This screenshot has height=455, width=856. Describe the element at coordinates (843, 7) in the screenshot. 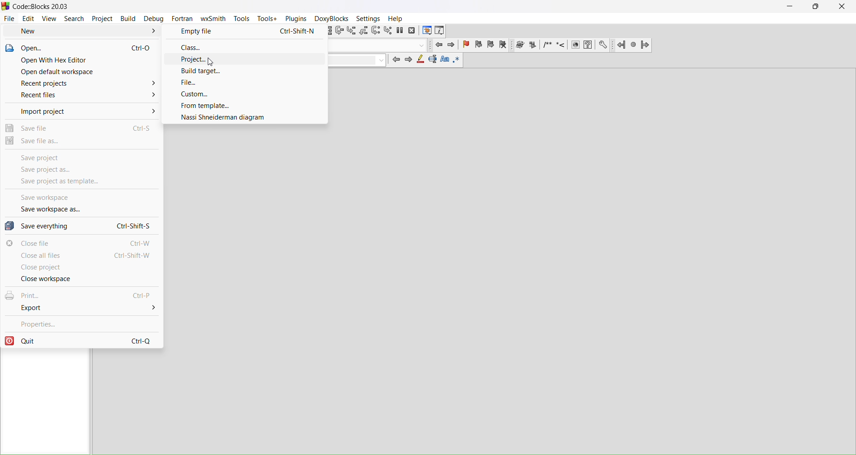

I see `close` at that location.